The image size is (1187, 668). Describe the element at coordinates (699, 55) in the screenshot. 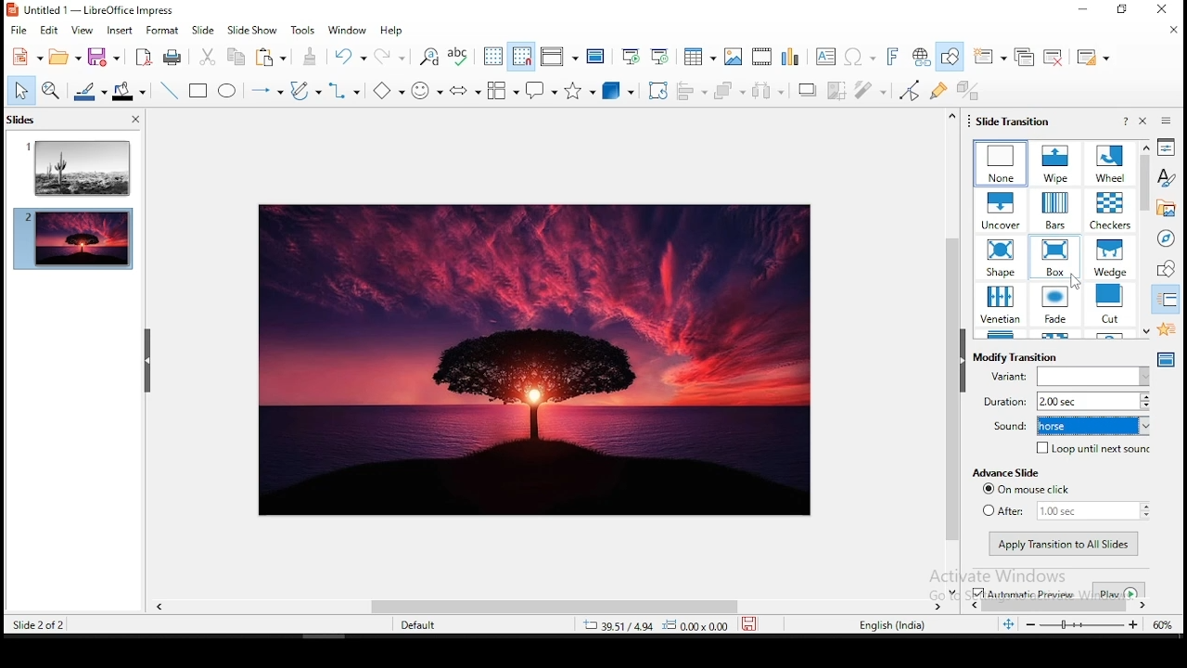

I see `tables` at that location.